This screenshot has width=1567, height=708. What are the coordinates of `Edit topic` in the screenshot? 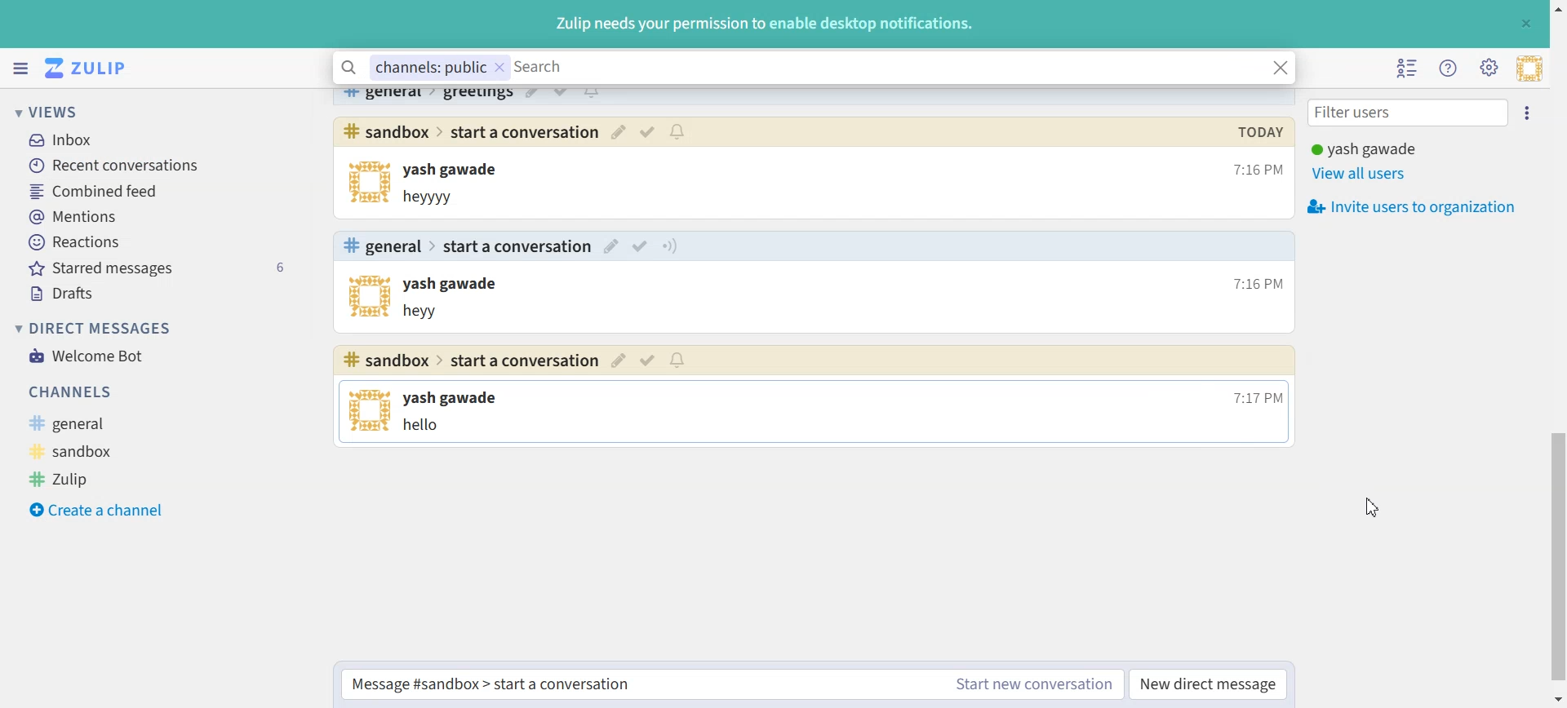 It's located at (619, 131).